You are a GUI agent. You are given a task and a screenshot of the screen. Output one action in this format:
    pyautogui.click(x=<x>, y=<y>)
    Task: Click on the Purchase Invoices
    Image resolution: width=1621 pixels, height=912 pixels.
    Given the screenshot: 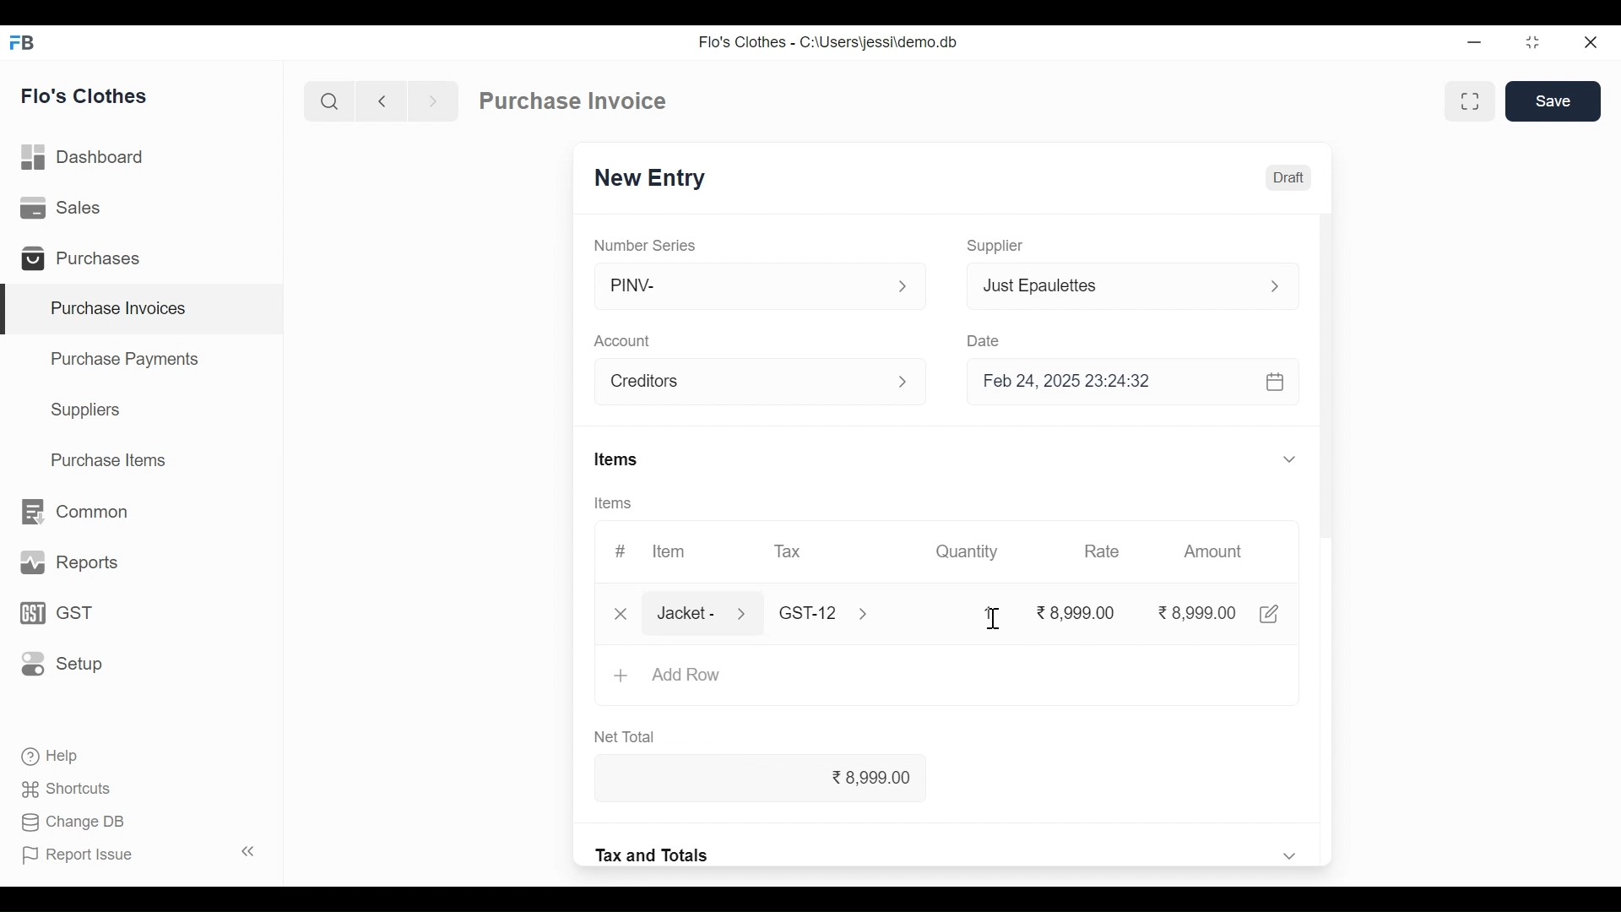 What is the action you would take?
    pyautogui.click(x=144, y=309)
    